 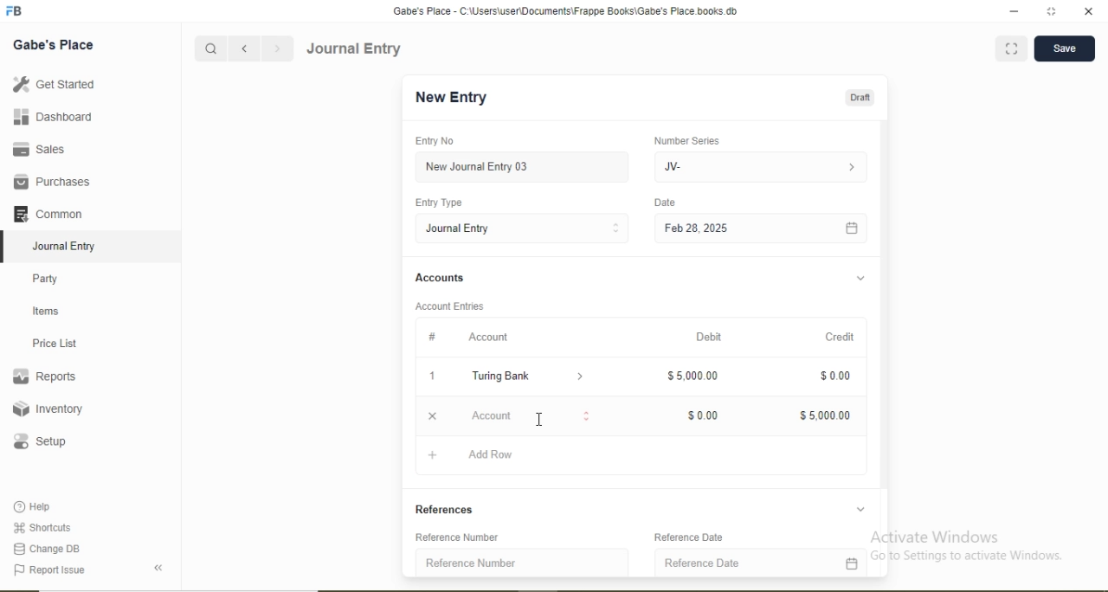 What do you see at coordinates (36, 149) in the screenshot?
I see `Sales` at bounding box center [36, 149].